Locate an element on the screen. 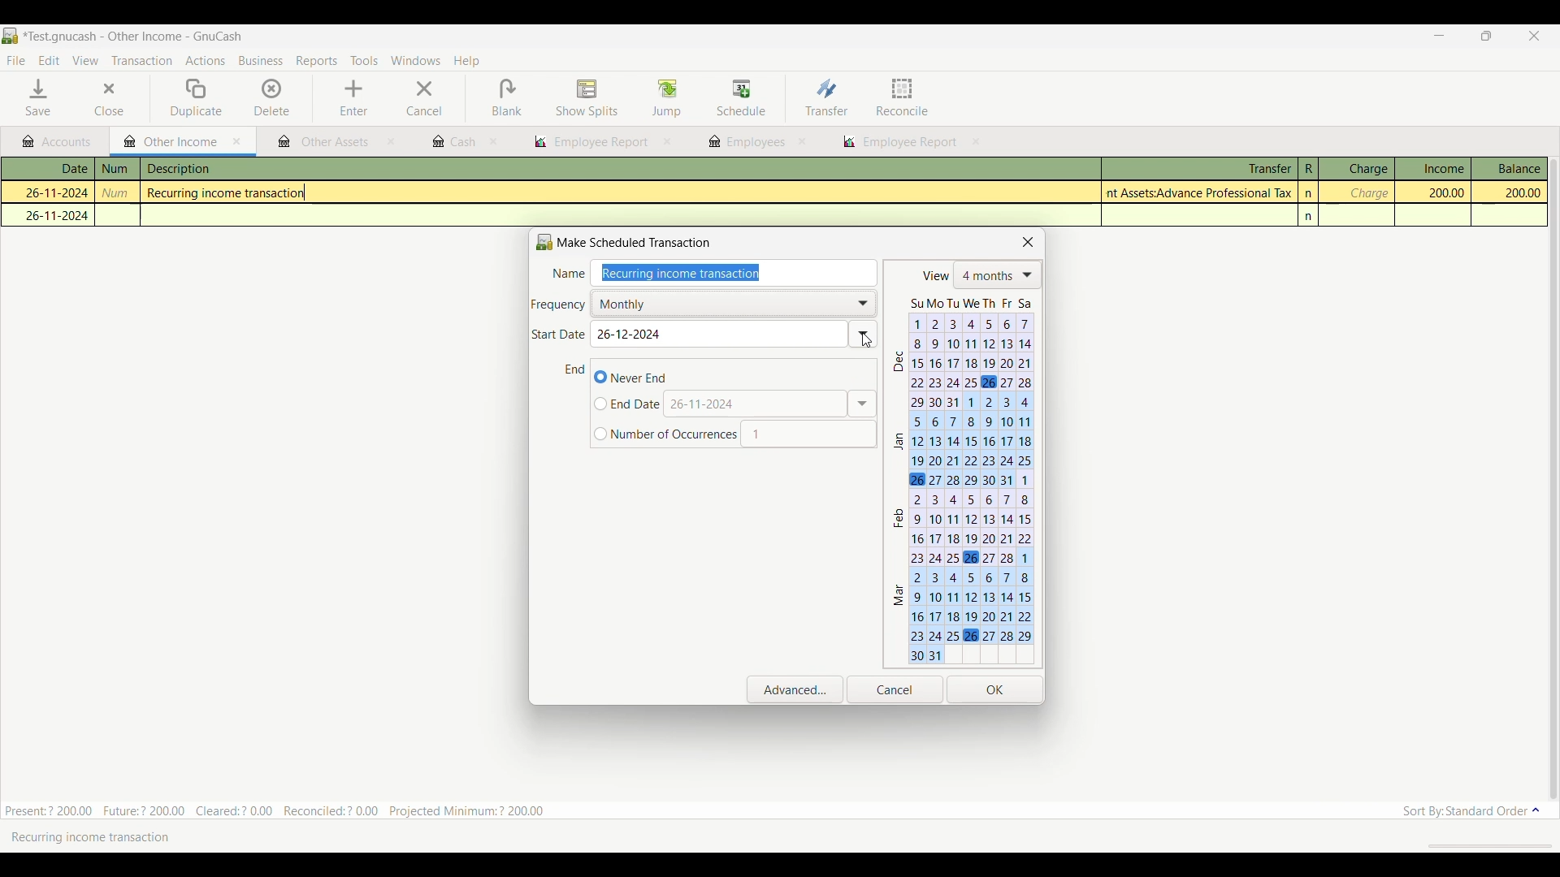  Indicates frequency of transaction is located at coordinates (559, 305).